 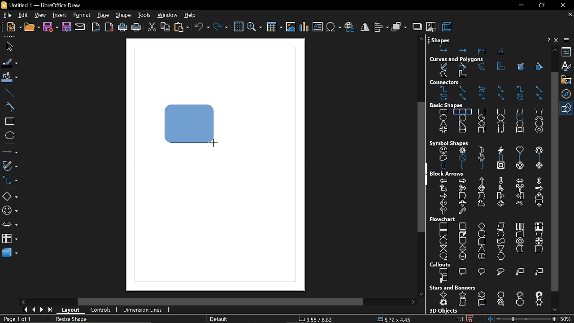 What do you see at coordinates (418, 169) in the screenshot?
I see `vertical scroll bar` at bounding box center [418, 169].